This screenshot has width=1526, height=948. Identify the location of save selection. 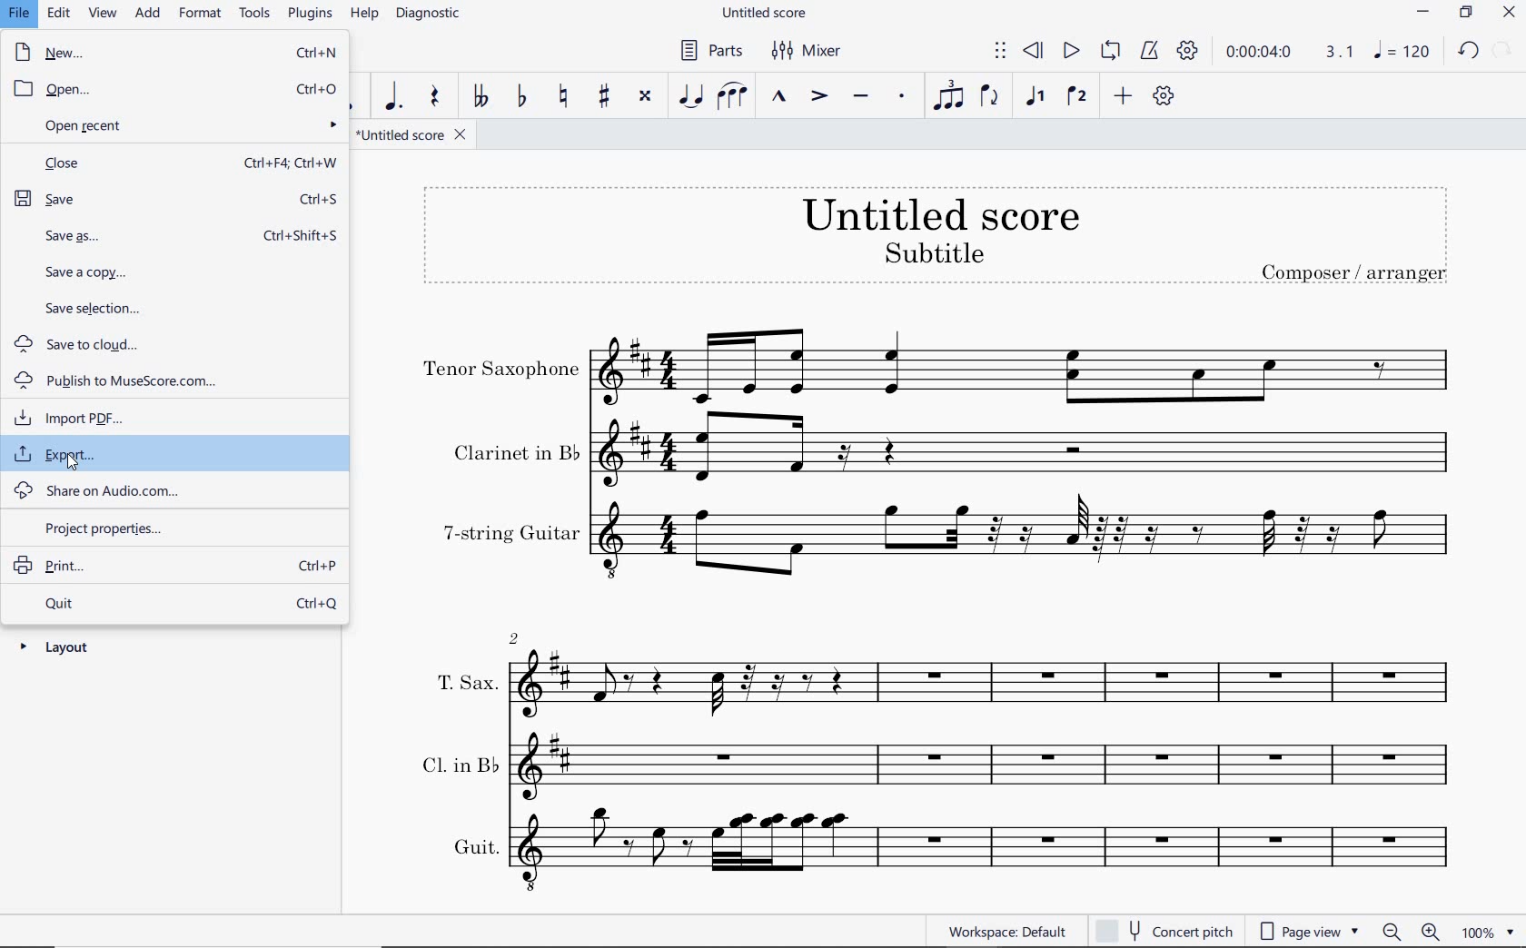
(169, 308).